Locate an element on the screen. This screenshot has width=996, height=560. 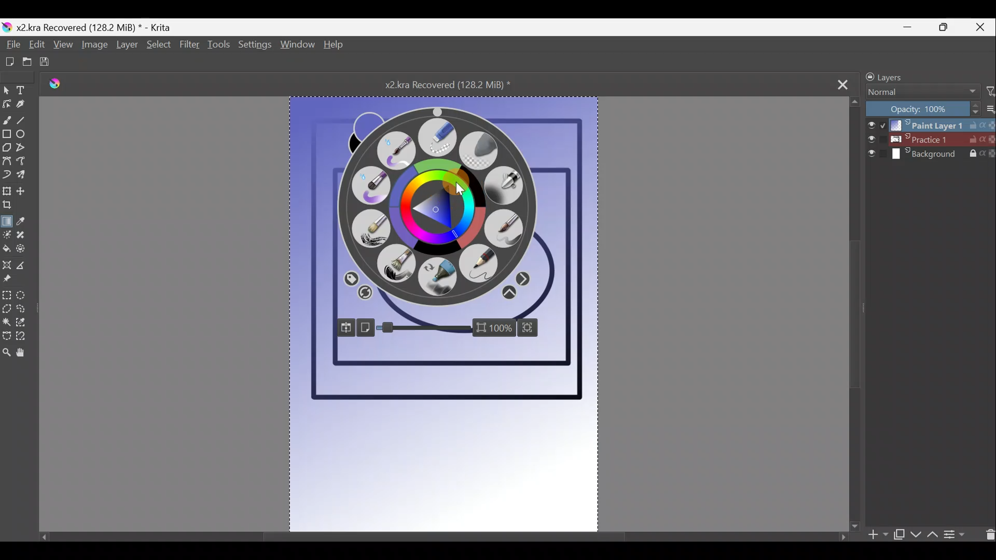
Cursor is located at coordinates (441, 188).